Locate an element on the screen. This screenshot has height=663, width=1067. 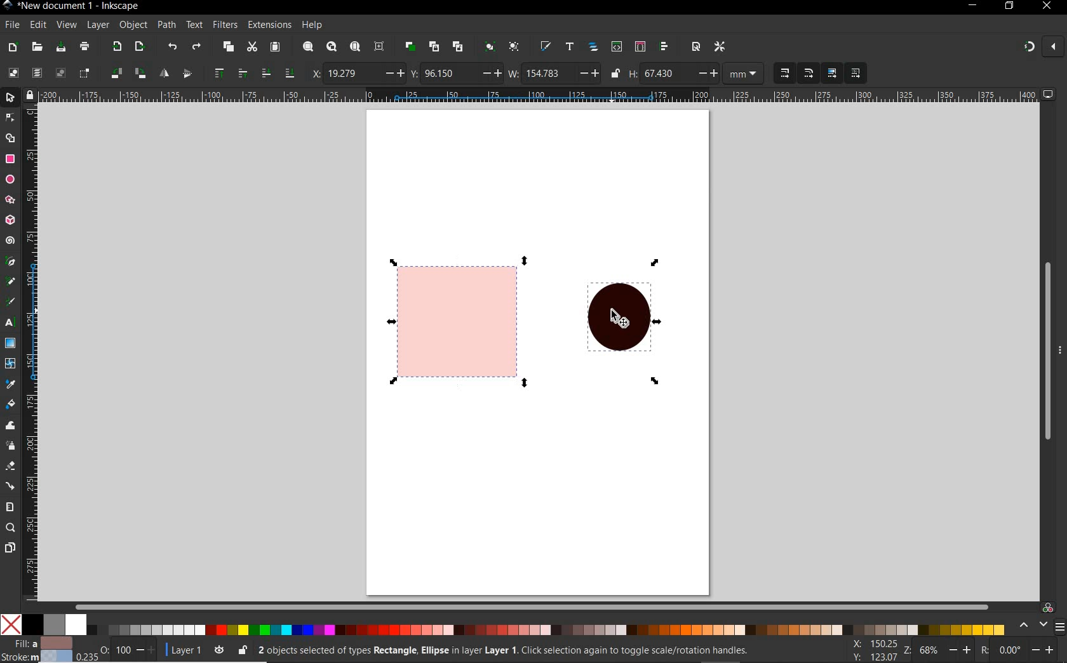
page tool is located at coordinates (10, 548).